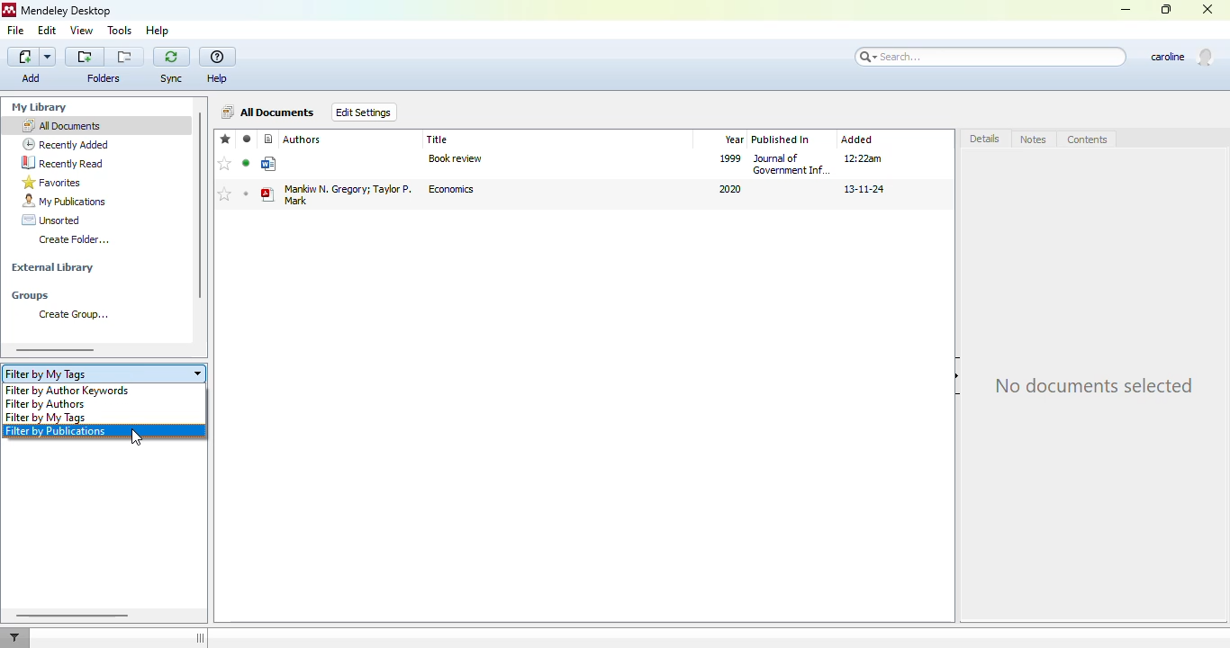 This screenshot has width=1230, height=648. What do you see at coordinates (246, 163) in the screenshot?
I see `mark as read` at bounding box center [246, 163].